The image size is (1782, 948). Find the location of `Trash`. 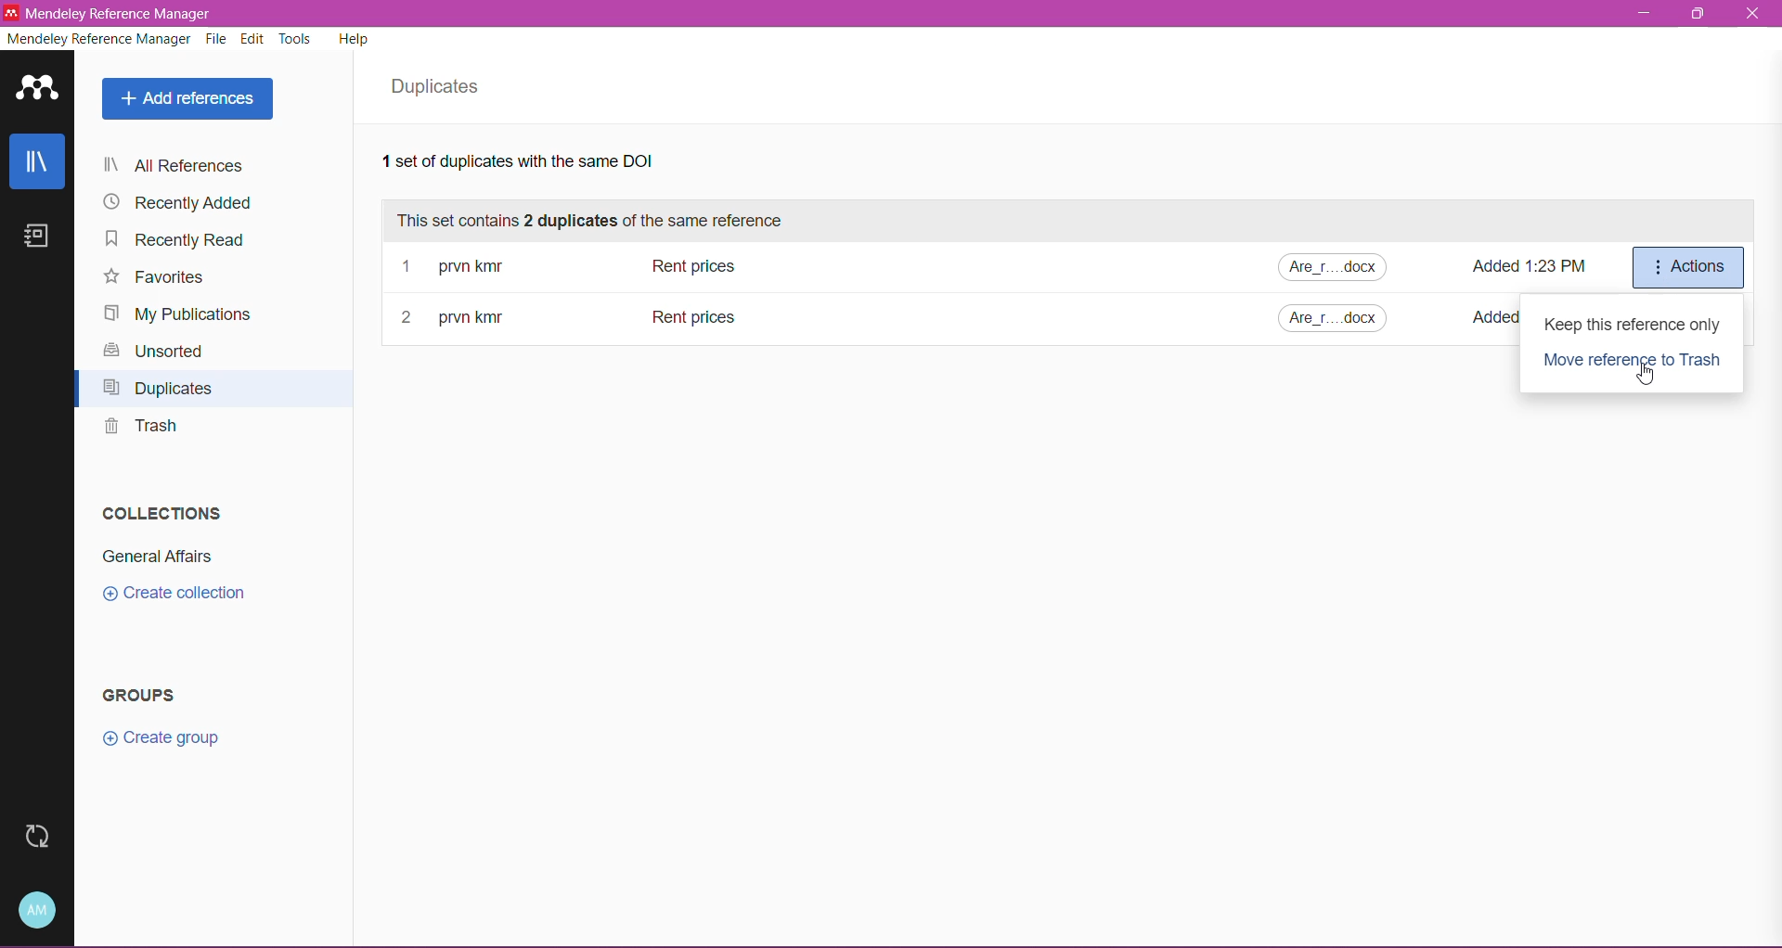

Trash is located at coordinates (140, 430).